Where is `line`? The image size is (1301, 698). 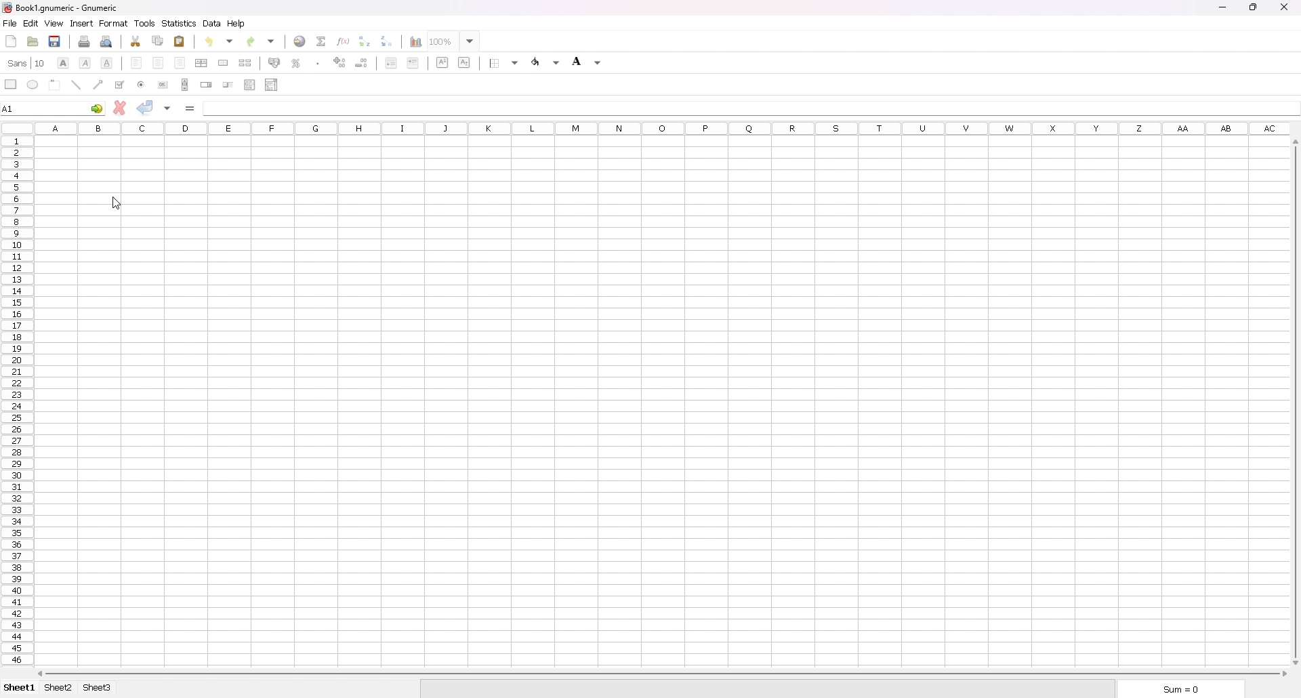
line is located at coordinates (76, 85).